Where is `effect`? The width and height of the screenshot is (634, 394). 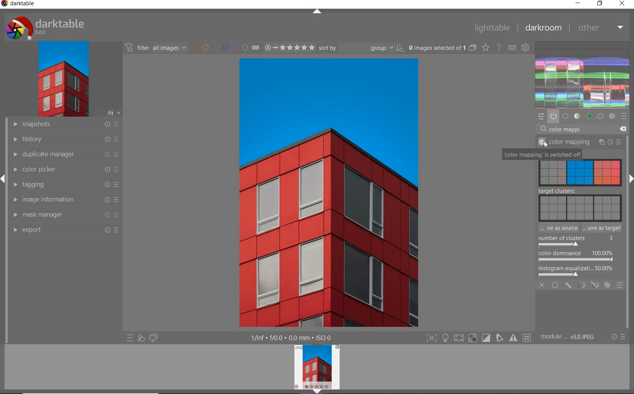
effect is located at coordinates (612, 117).